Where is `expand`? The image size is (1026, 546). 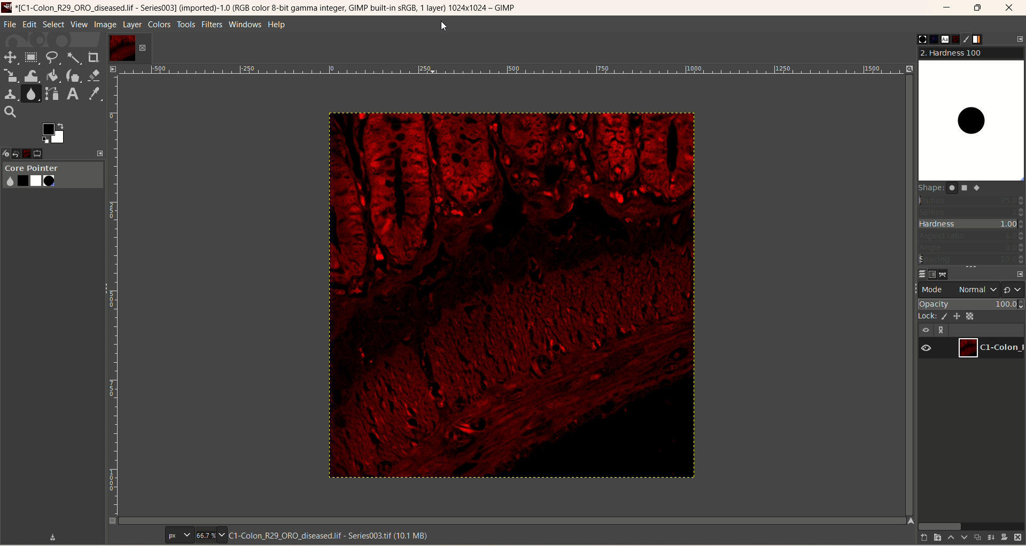 expand is located at coordinates (100, 153).